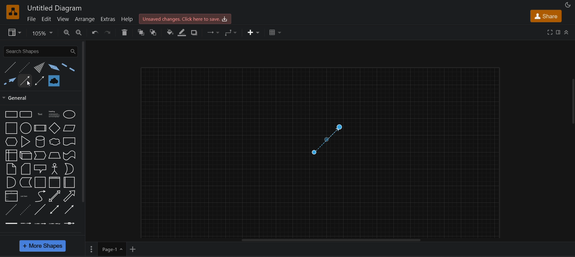 Image resolution: width=575 pixels, height=257 pixels. What do you see at coordinates (568, 5) in the screenshot?
I see `appearance` at bounding box center [568, 5].